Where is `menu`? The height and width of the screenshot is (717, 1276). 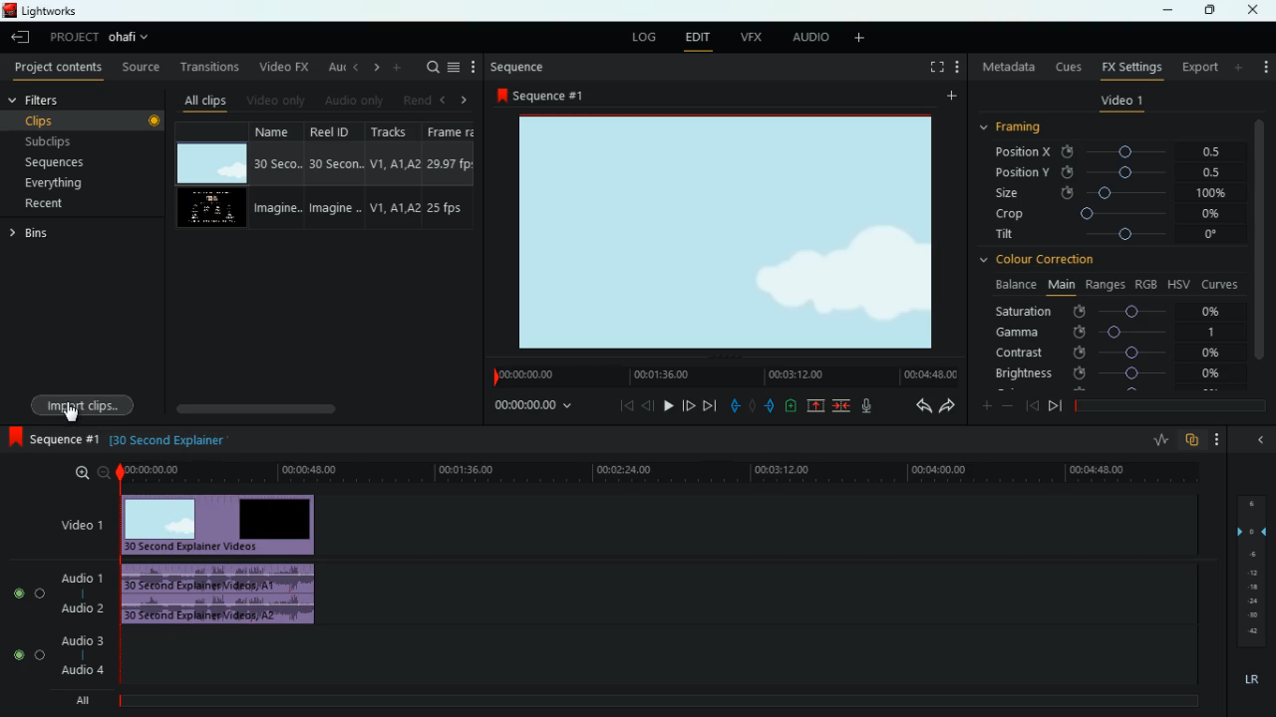
menu is located at coordinates (454, 67).